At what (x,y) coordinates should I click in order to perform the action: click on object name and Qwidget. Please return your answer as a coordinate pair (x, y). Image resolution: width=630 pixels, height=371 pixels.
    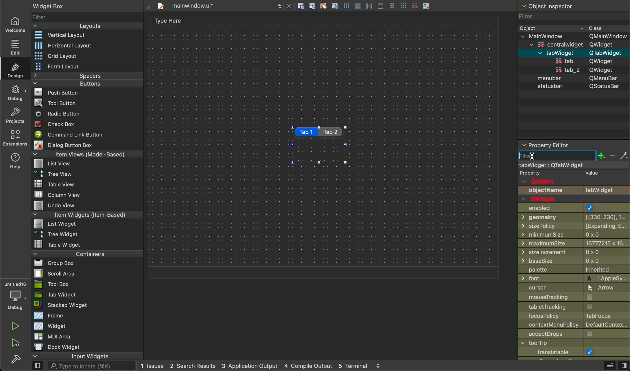
    Looking at the image, I should click on (576, 194).